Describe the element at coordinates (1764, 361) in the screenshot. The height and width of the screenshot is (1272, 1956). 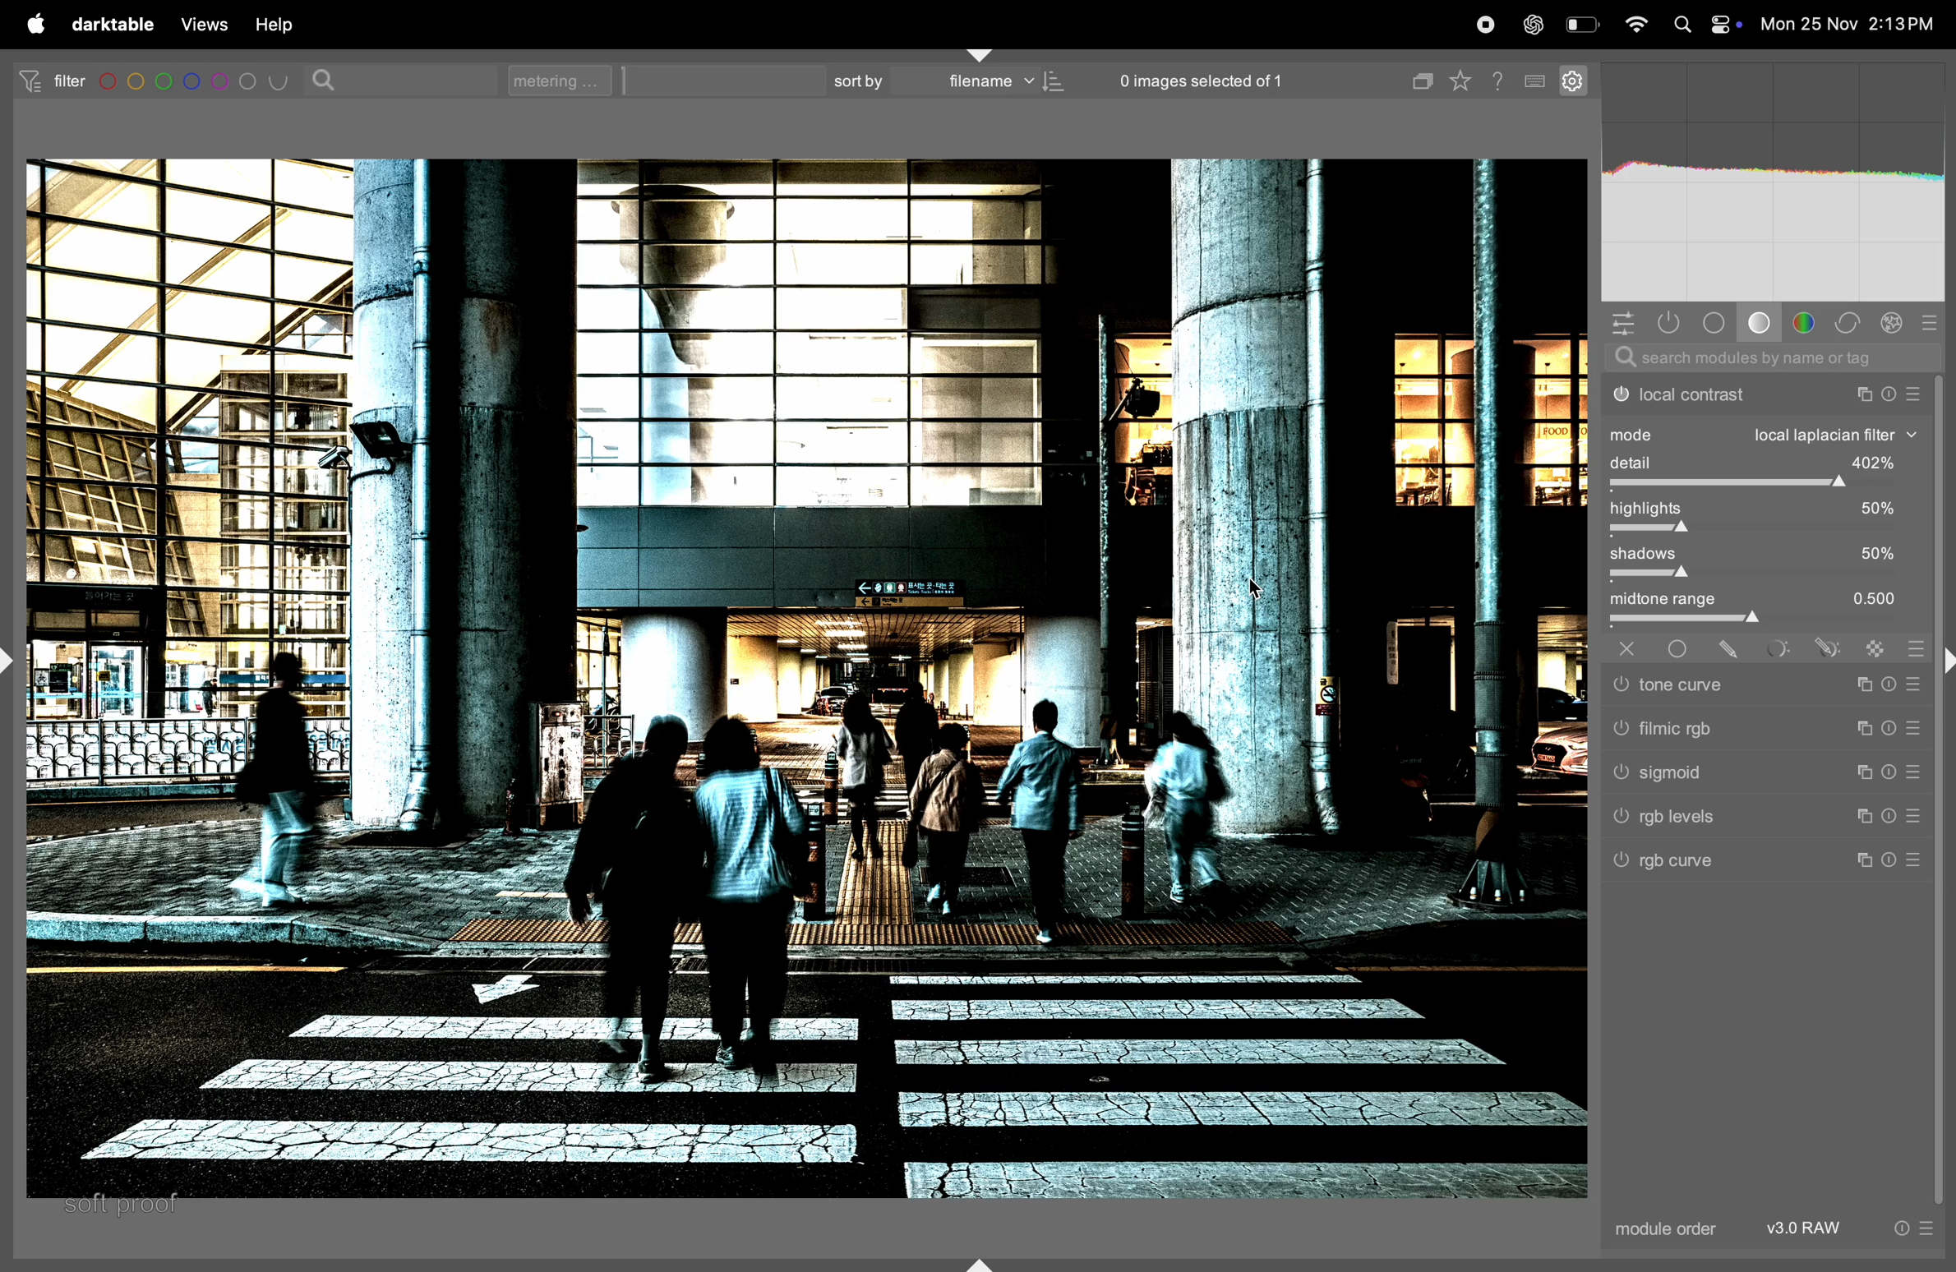
I see `search` at that location.